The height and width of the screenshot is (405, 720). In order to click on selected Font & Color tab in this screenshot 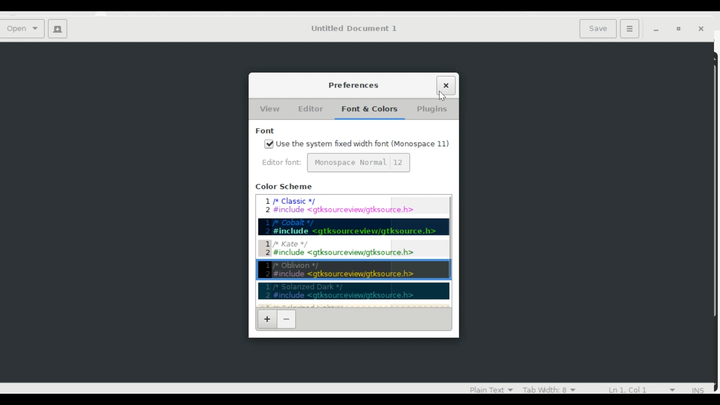, I will do `click(368, 109)`.